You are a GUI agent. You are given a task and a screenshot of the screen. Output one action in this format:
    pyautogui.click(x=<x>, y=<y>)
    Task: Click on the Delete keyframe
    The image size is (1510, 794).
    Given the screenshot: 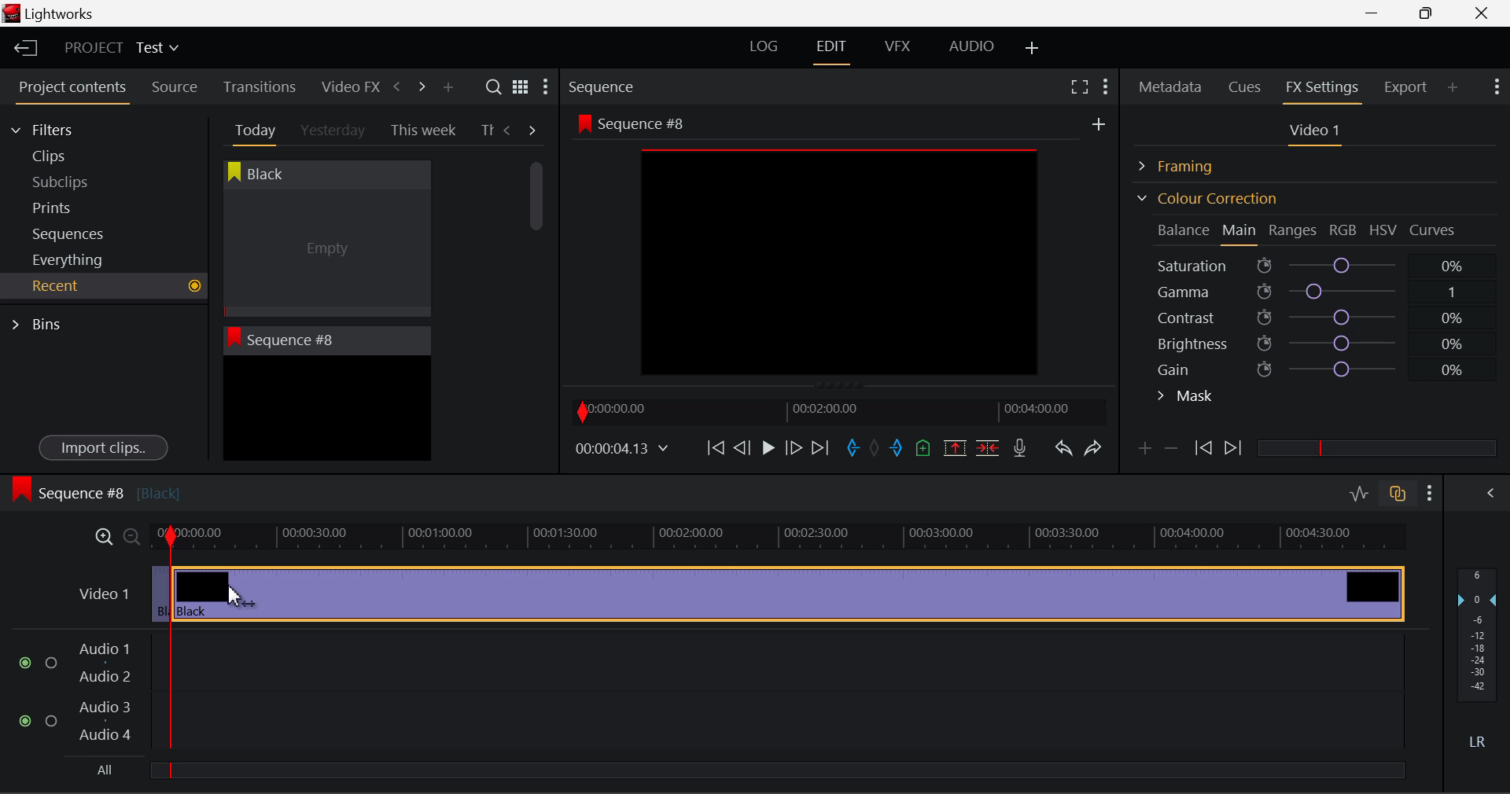 What is the action you would take?
    pyautogui.click(x=1171, y=451)
    